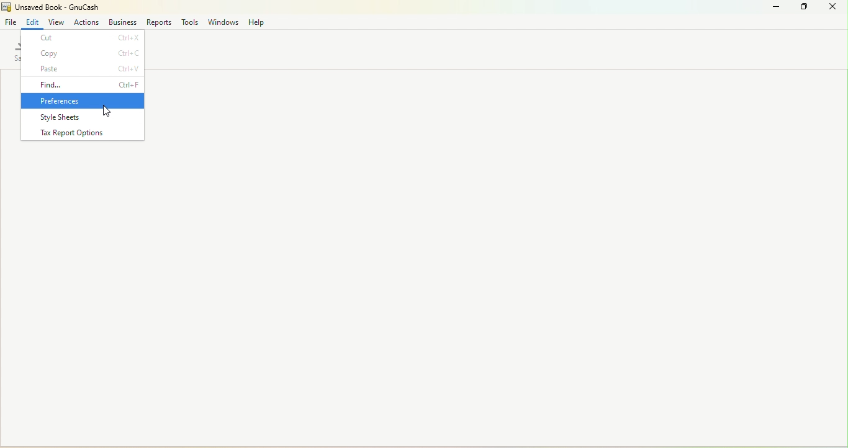  What do you see at coordinates (82, 117) in the screenshot?
I see `Style sheets` at bounding box center [82, 117].